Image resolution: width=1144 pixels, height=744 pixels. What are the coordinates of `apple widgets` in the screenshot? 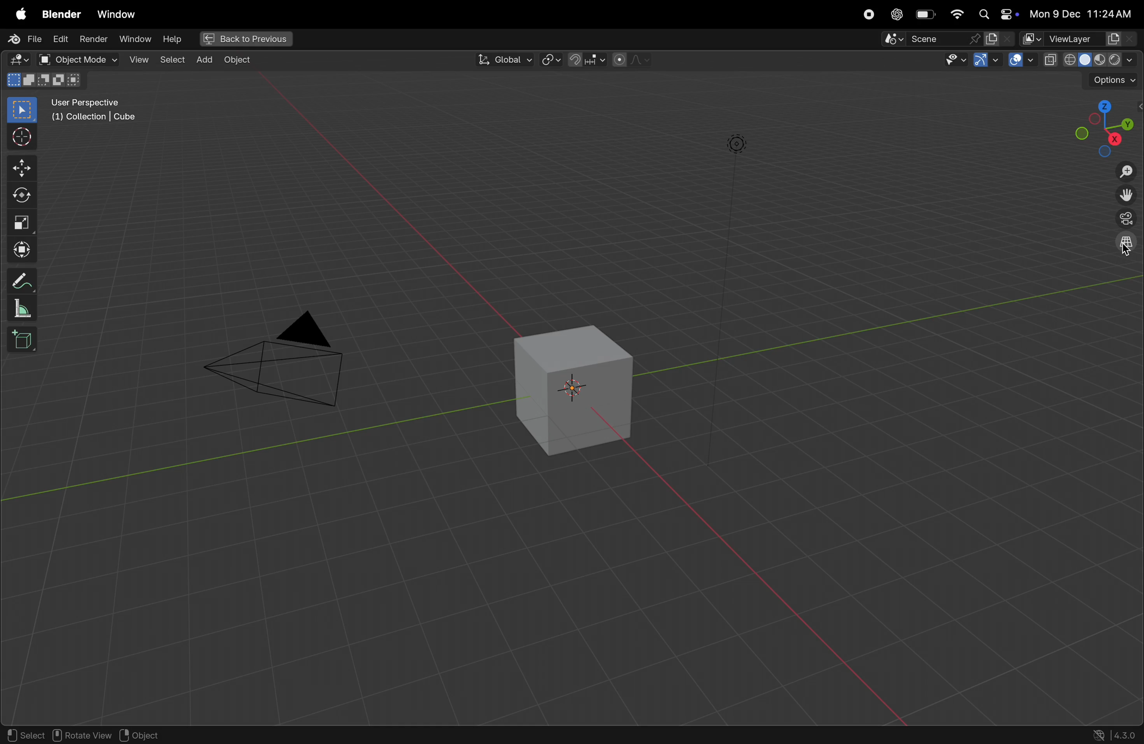 It's located at (998, 14).